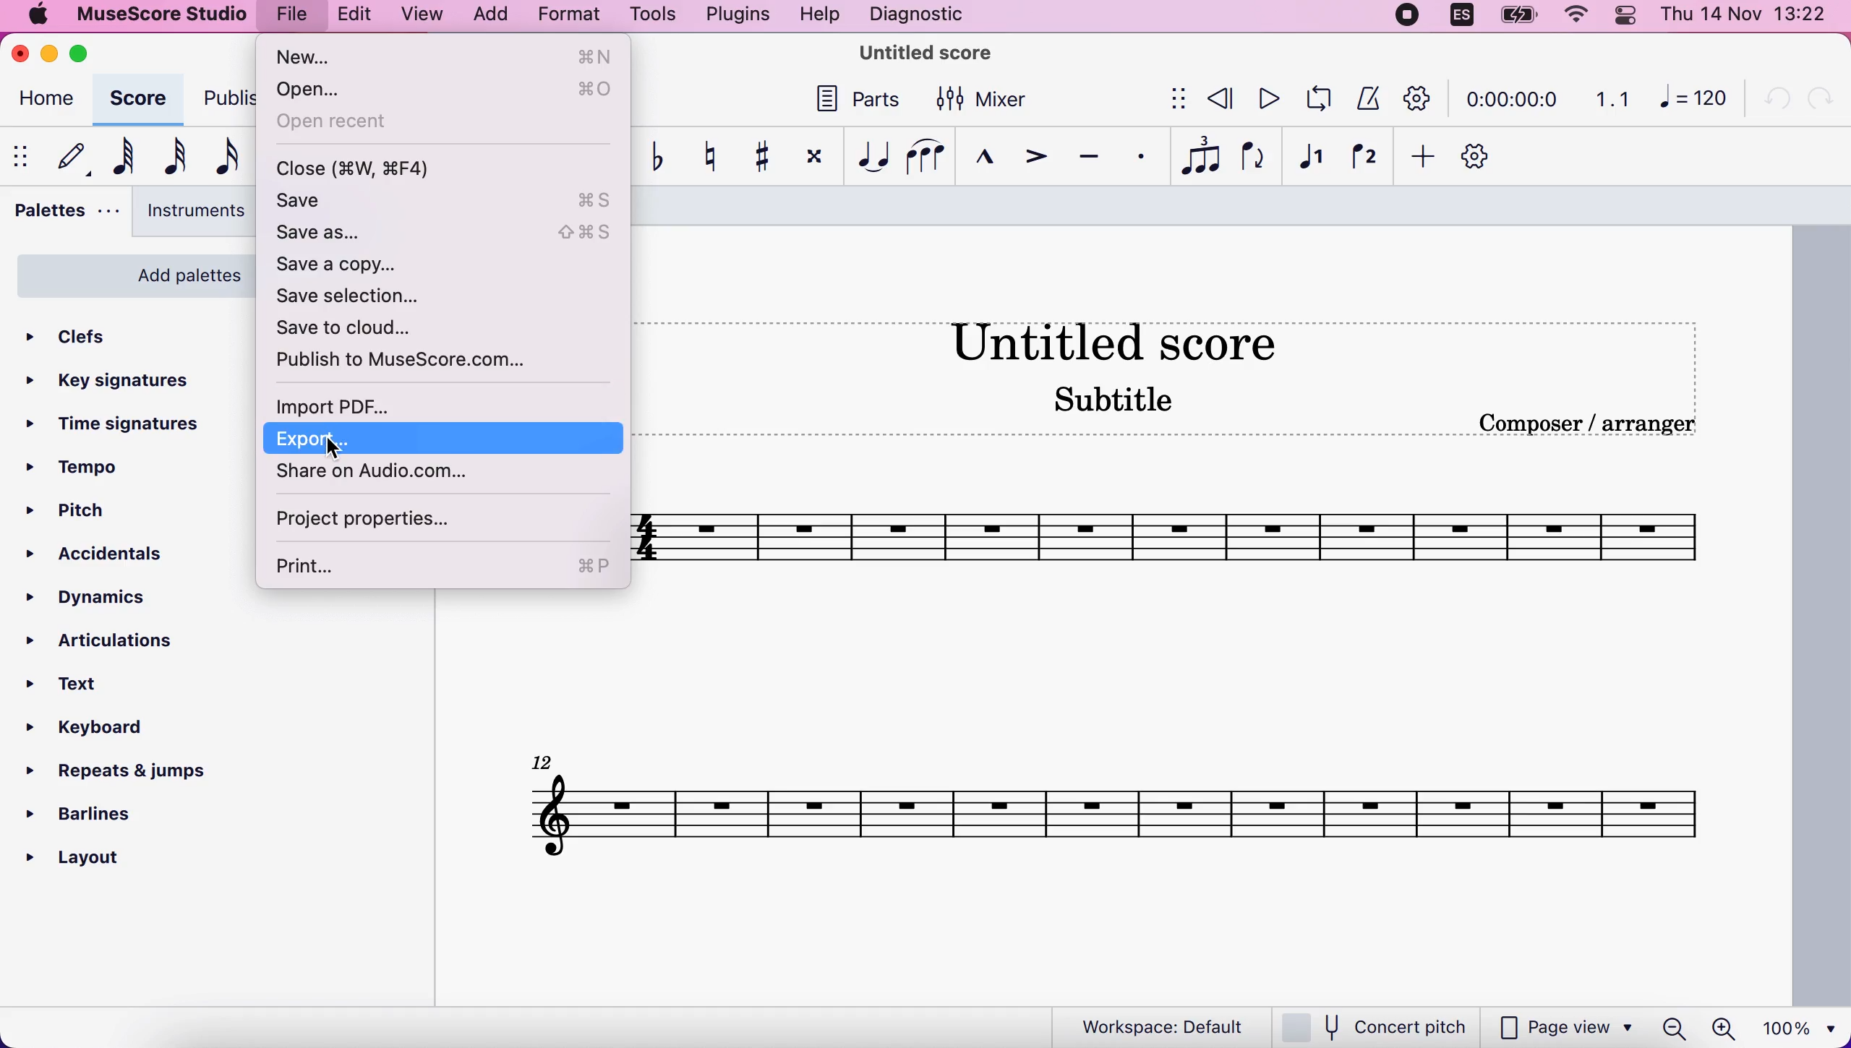 Image resolution: width=1851 pixels, height=1048 pixels. I want to click on cursor on export, so click(346, 449).